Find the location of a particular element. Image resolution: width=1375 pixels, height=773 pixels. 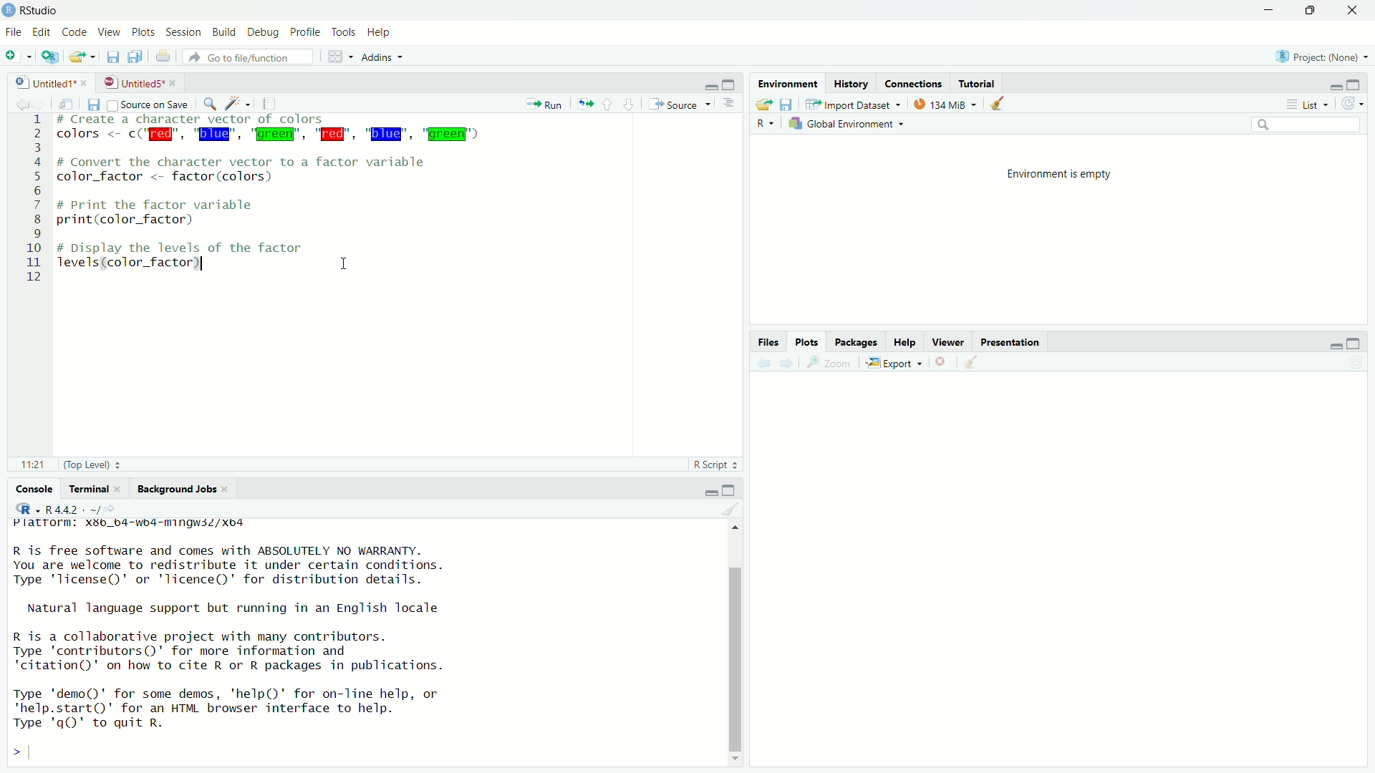

re-run the previous code region is located at coordinates (586, 104).